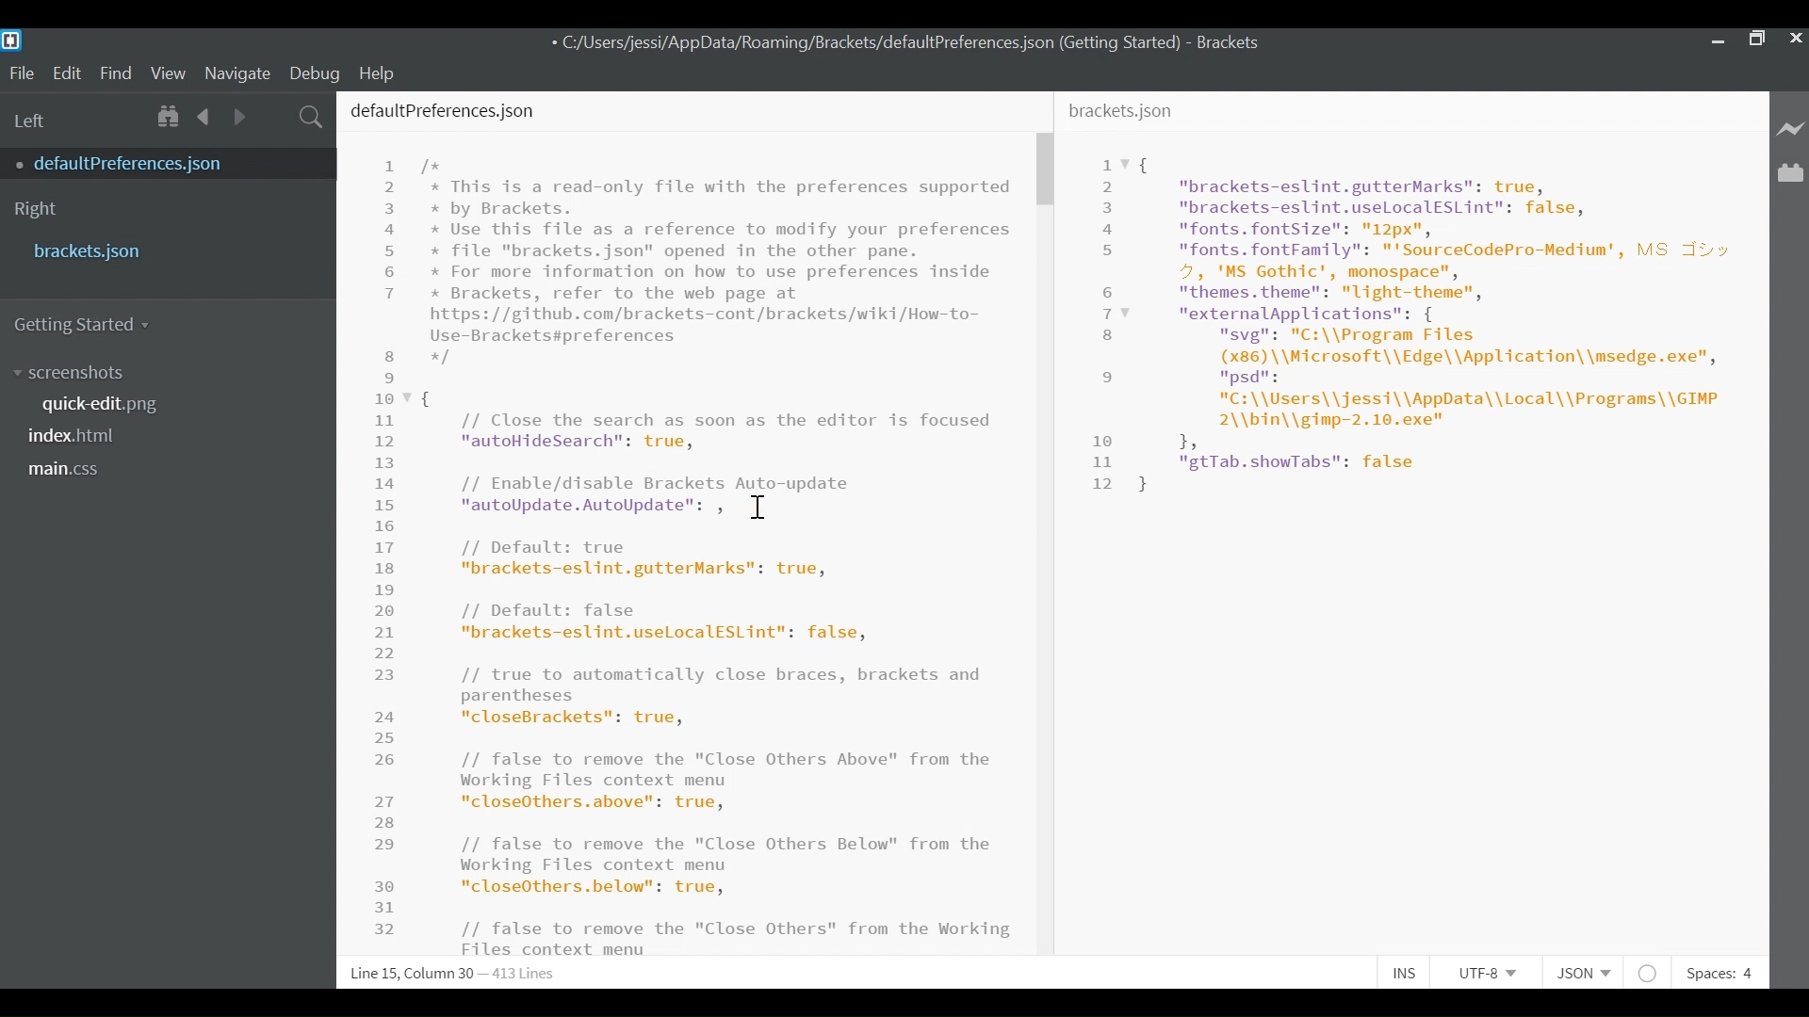 The width and height of the screenshot is (1809, 1017). What do you see at coordinates (1723, 973) in the screenshot?
I see `Spaces` at bounding box center [1723, 973].